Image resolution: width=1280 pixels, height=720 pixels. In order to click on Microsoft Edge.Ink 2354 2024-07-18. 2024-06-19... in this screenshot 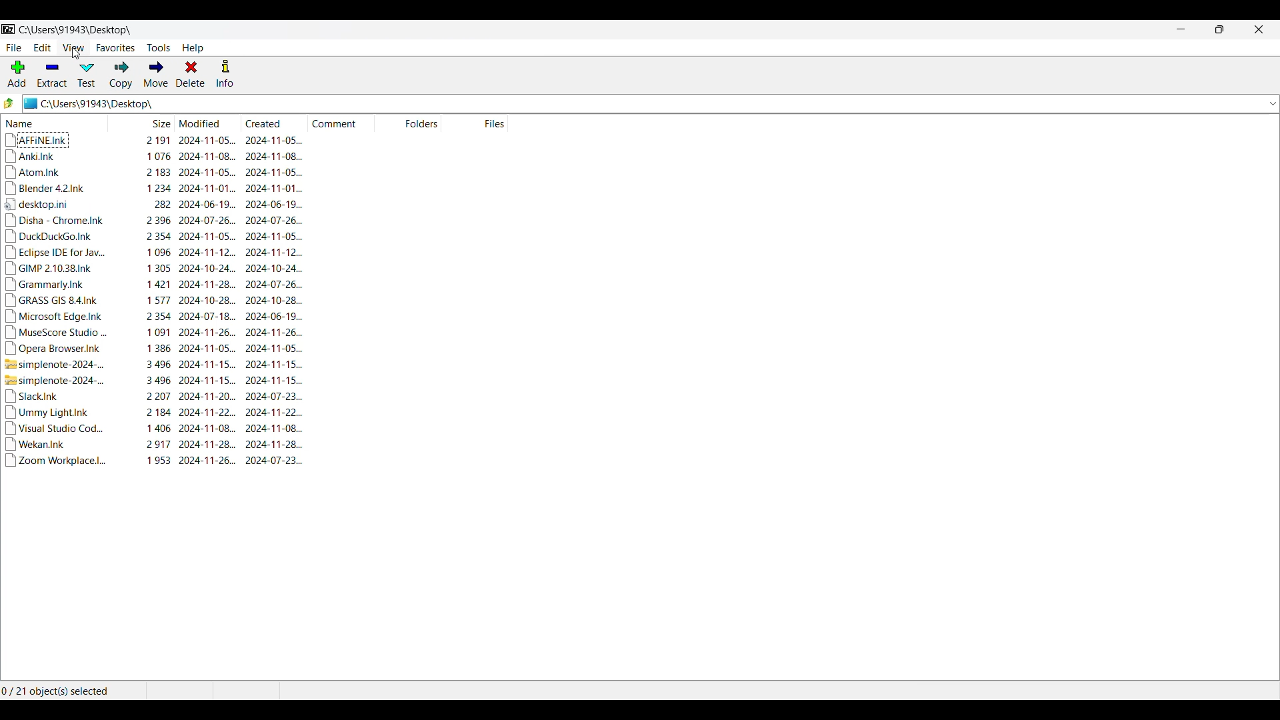, I will do `click(155, 317)`.